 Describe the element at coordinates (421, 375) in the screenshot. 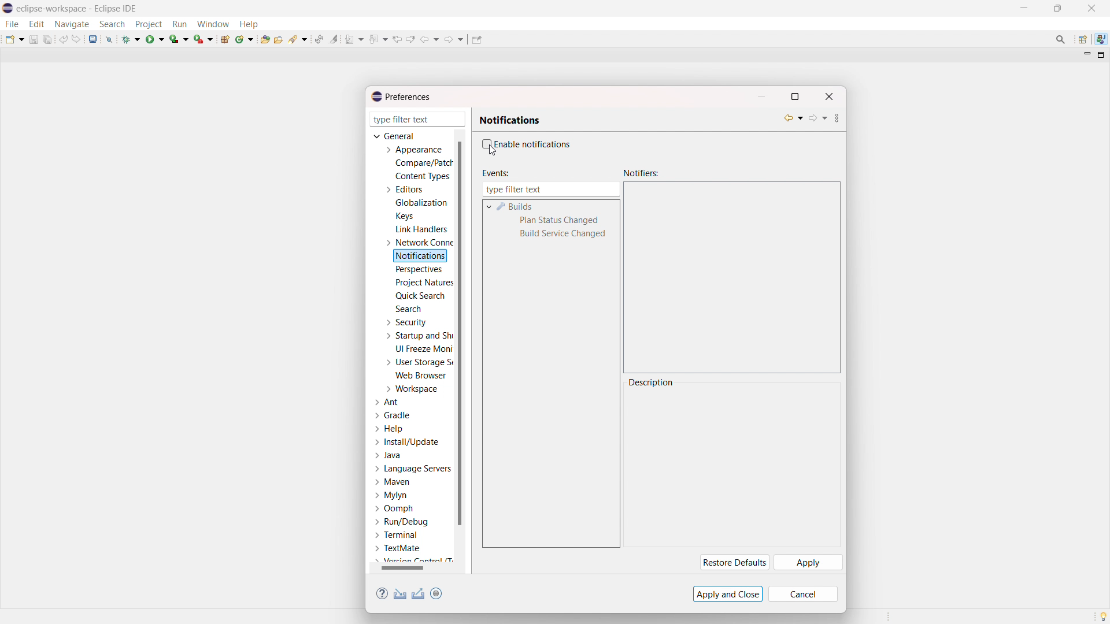

I see `web browser` at that location.